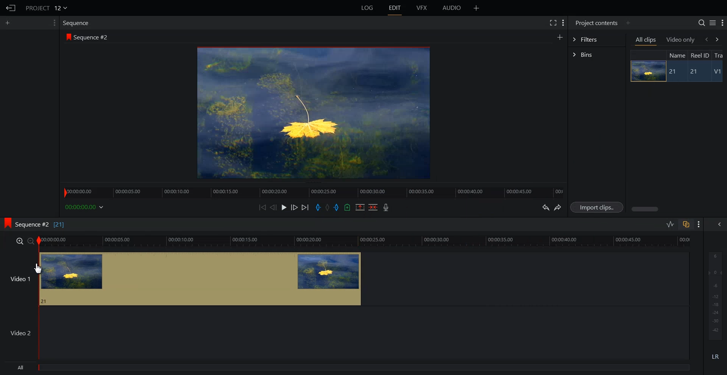 The height and width of the screenshot is (375, 727). What do you see at coordinates (560, 37) in the screenshot?
I see `Add panel` at bounding box center [560, 37].